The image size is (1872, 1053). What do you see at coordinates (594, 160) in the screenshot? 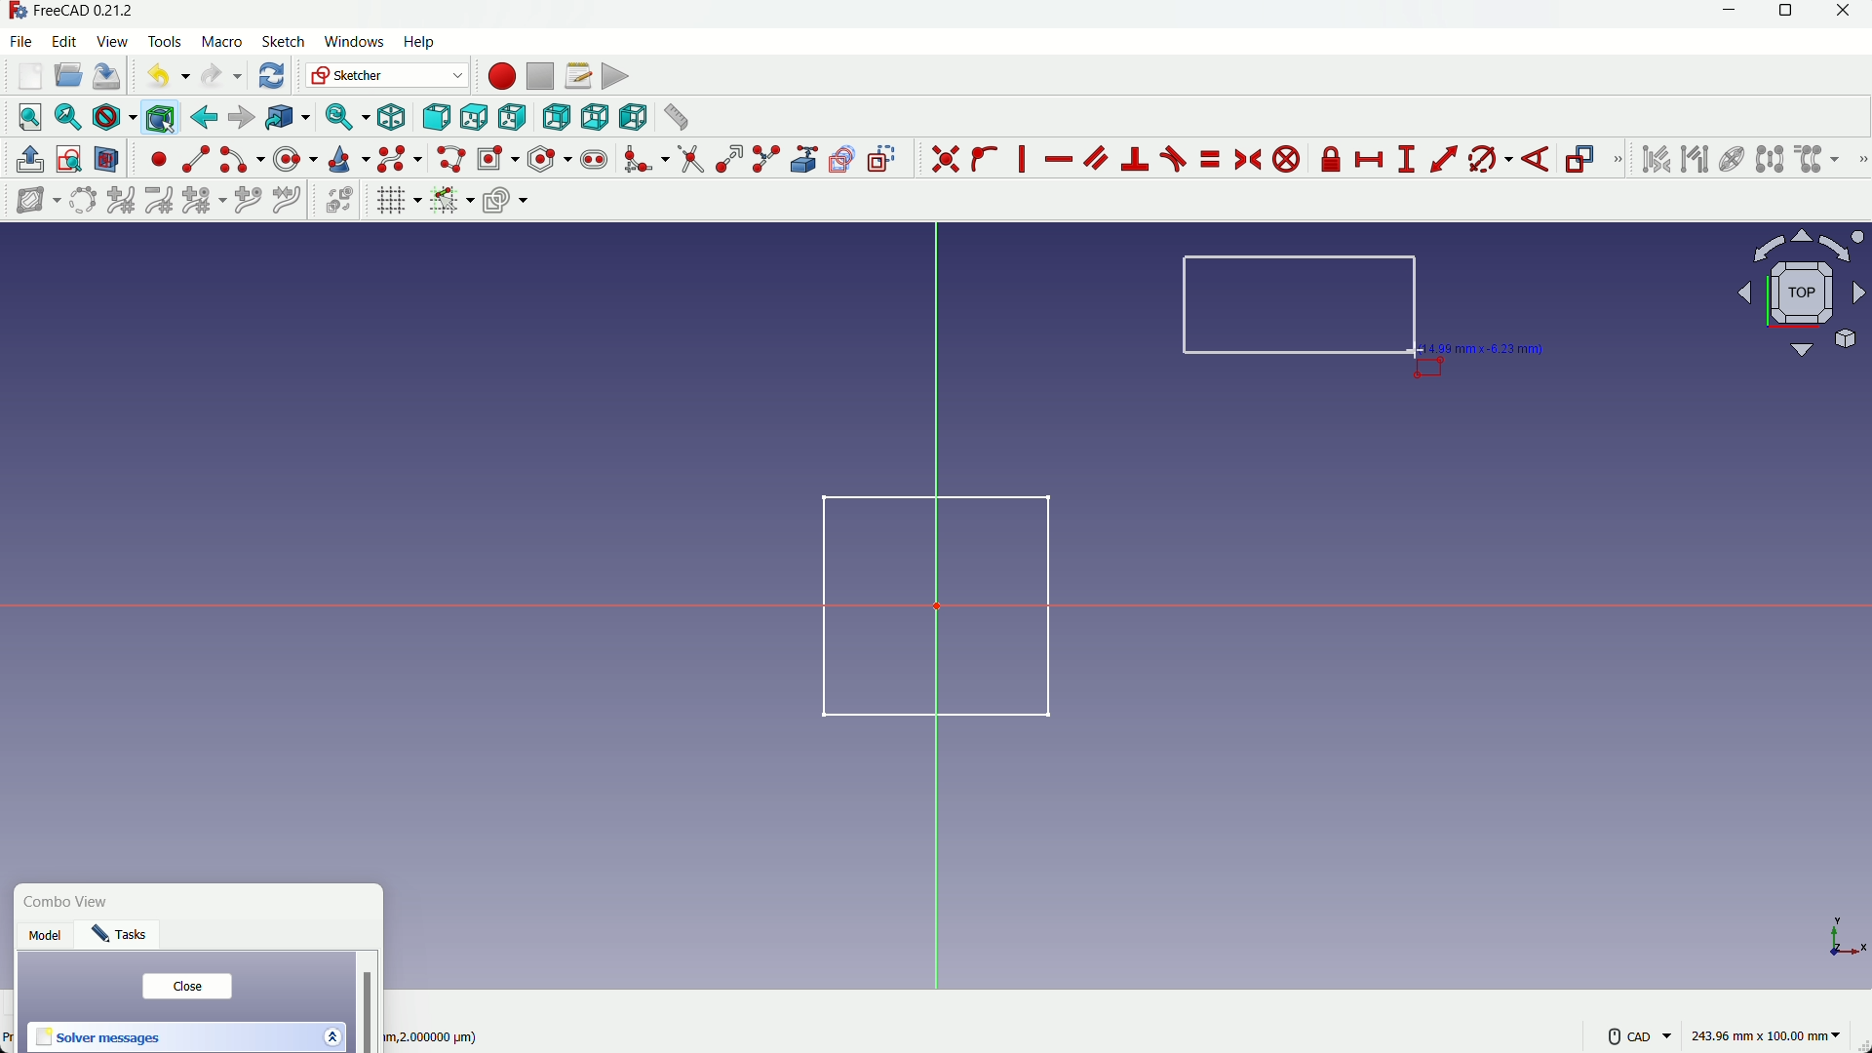
I see `create slot` at bounding box center [594, 160].